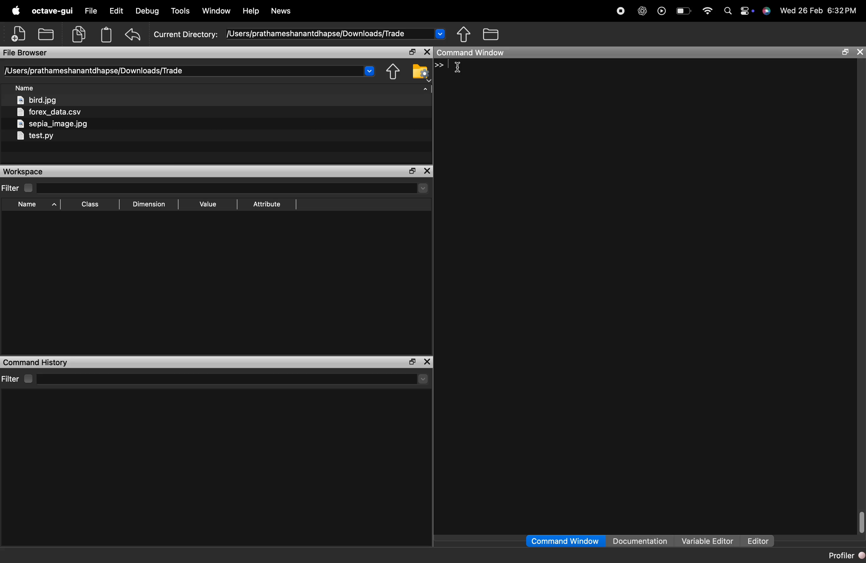 The width and height of the screenshot is (866, 563). I want to click on octave gui, so click(52, 11).